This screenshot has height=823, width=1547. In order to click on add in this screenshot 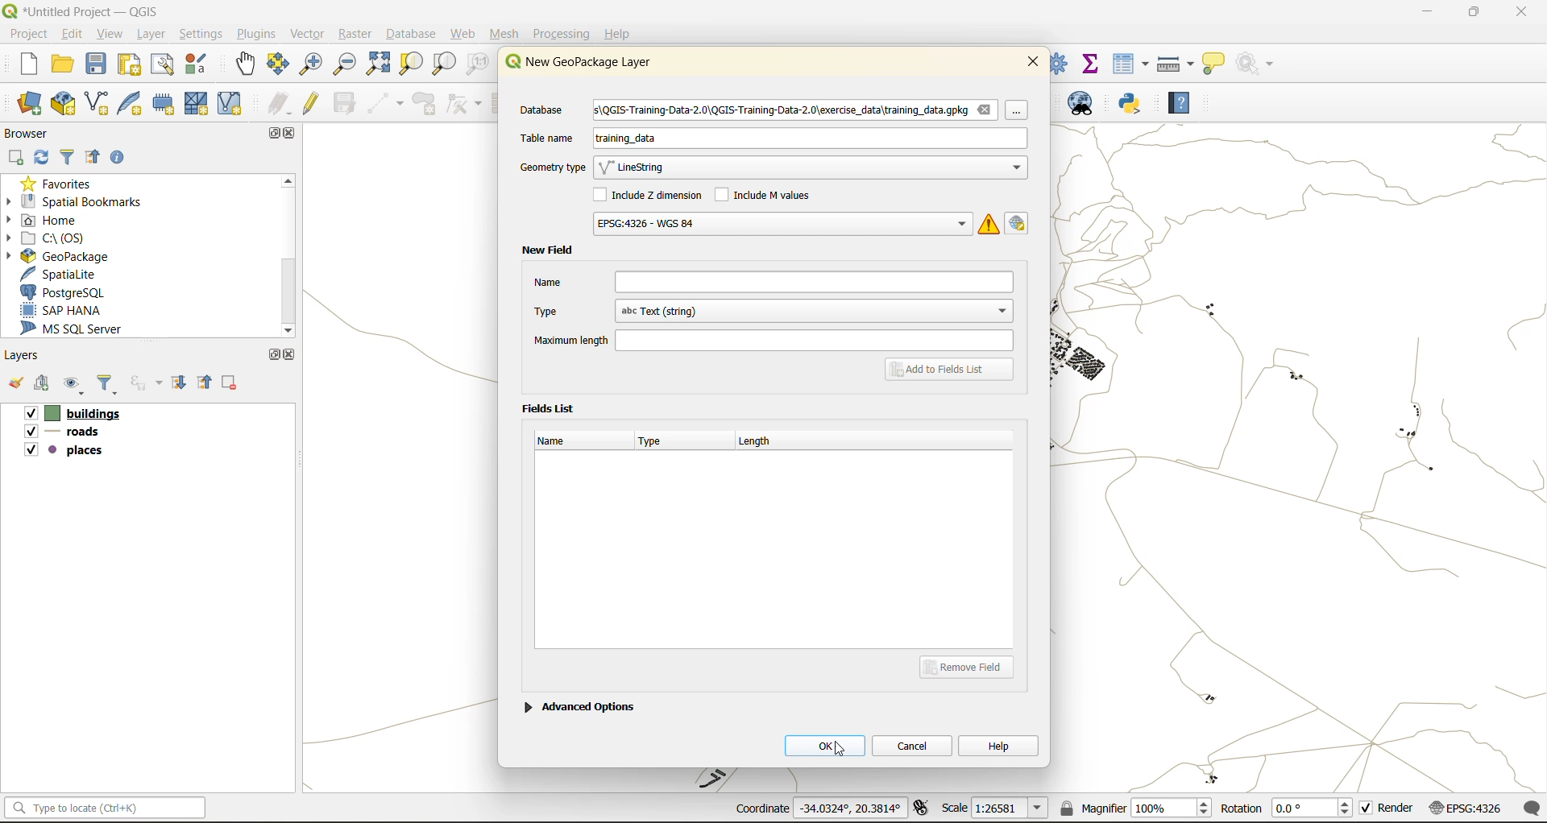, I will do `click(17, 157)`.